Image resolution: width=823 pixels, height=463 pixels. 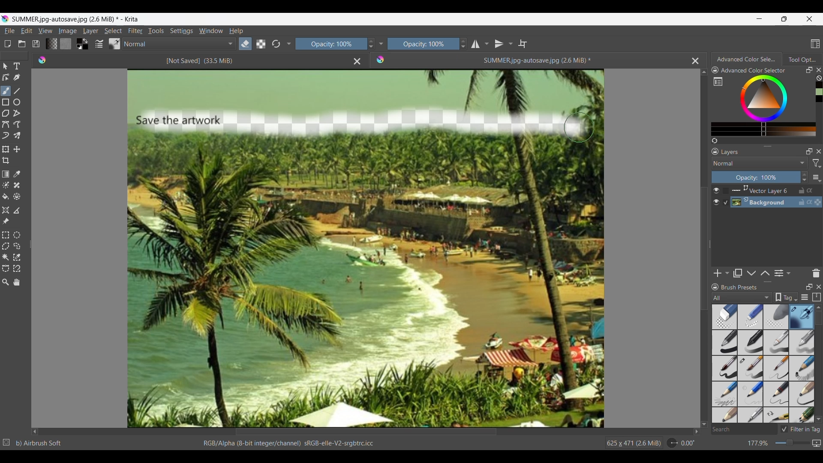 What do you see at coordinates (704, 72) in the screenshot?
I see `Quick slide to top` at bounding box center [704, 72].